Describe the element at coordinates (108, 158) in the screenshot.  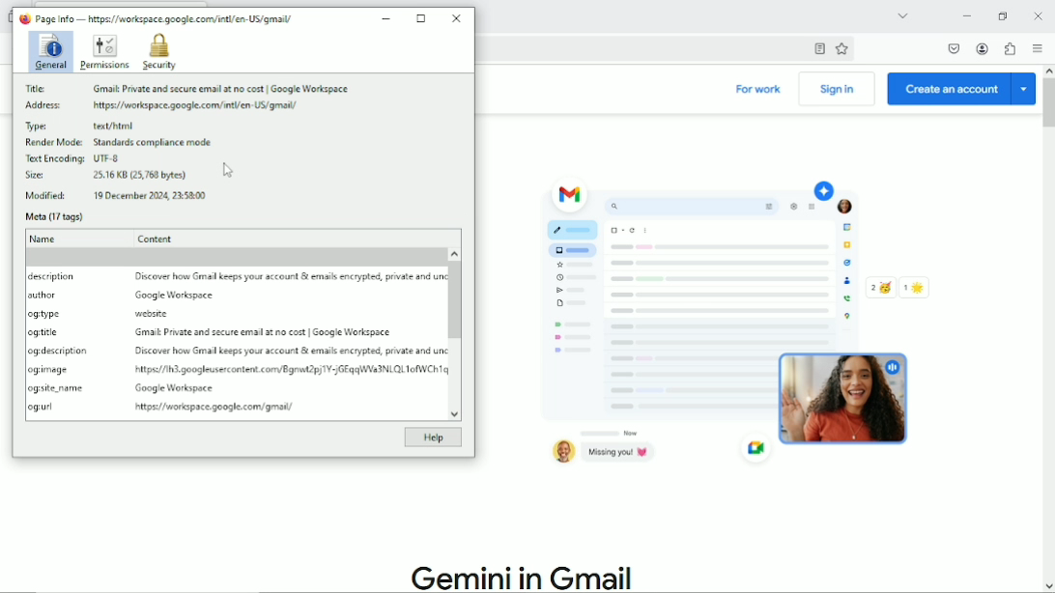
I see `UTF-8` at that location.